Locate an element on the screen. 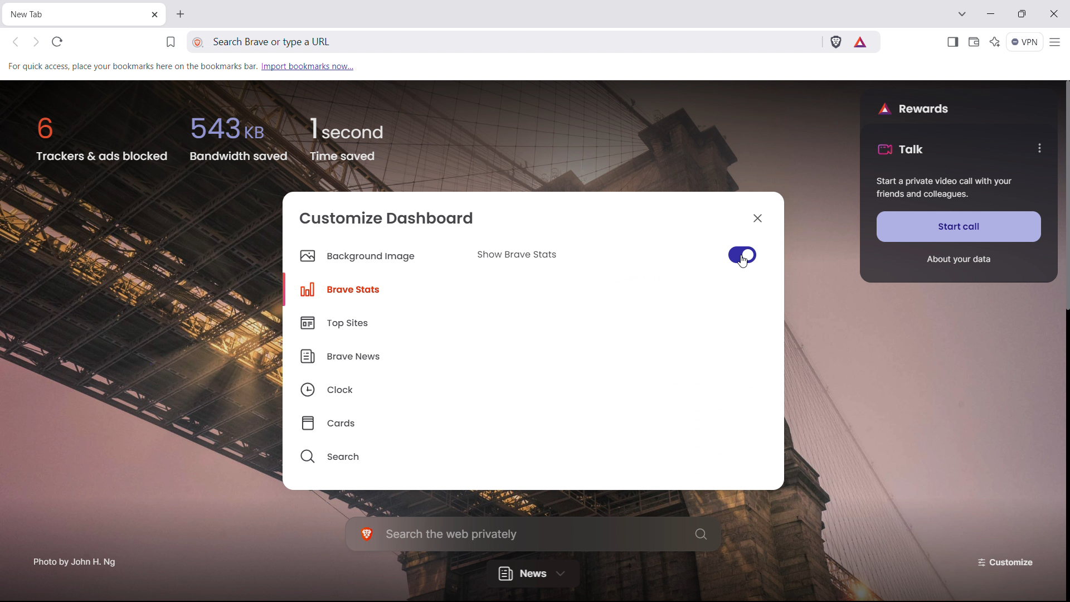  Background Image is located at coordinates (357, 257).